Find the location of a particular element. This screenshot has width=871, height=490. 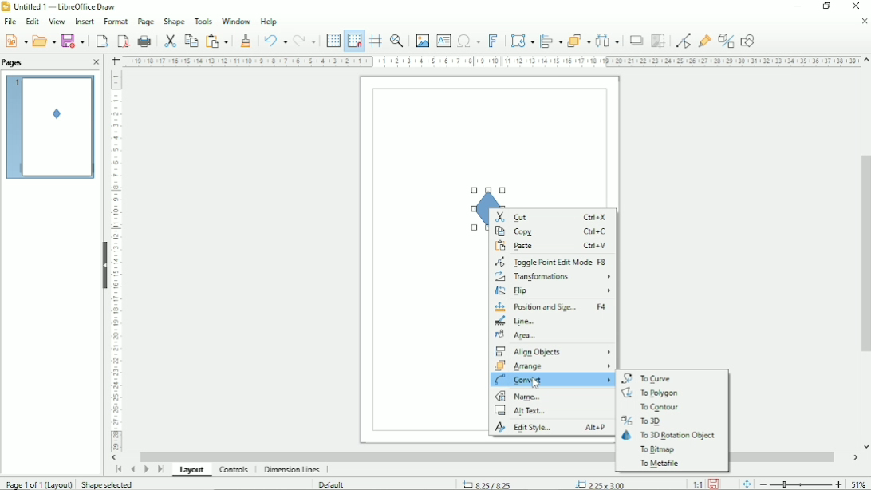

Export directly as PDF is located at coordinates (121, 40).